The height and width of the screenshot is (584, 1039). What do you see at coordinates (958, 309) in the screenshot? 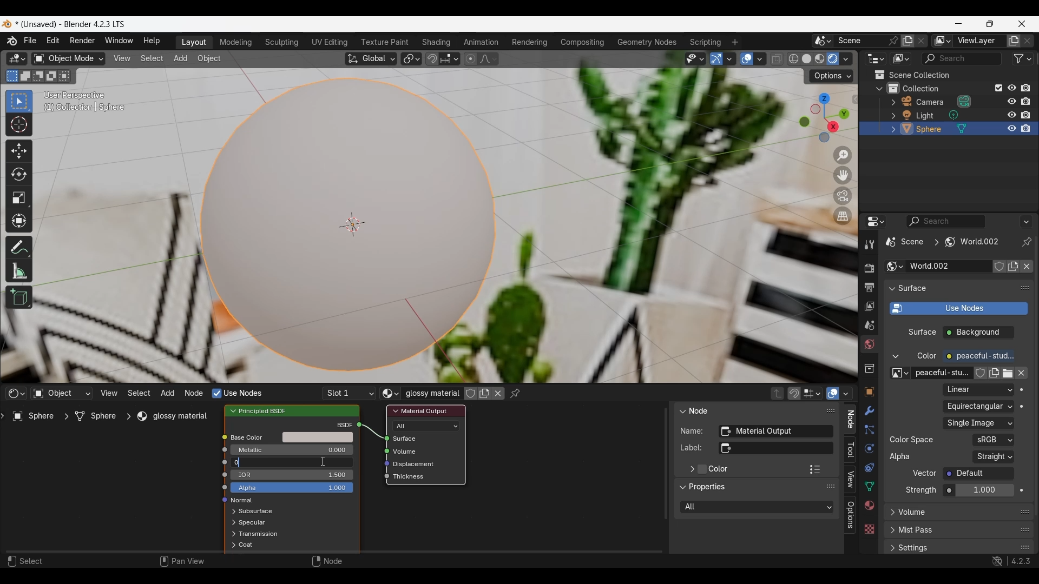
I see `Use shader notes to render` at bounding box center [958, 309].